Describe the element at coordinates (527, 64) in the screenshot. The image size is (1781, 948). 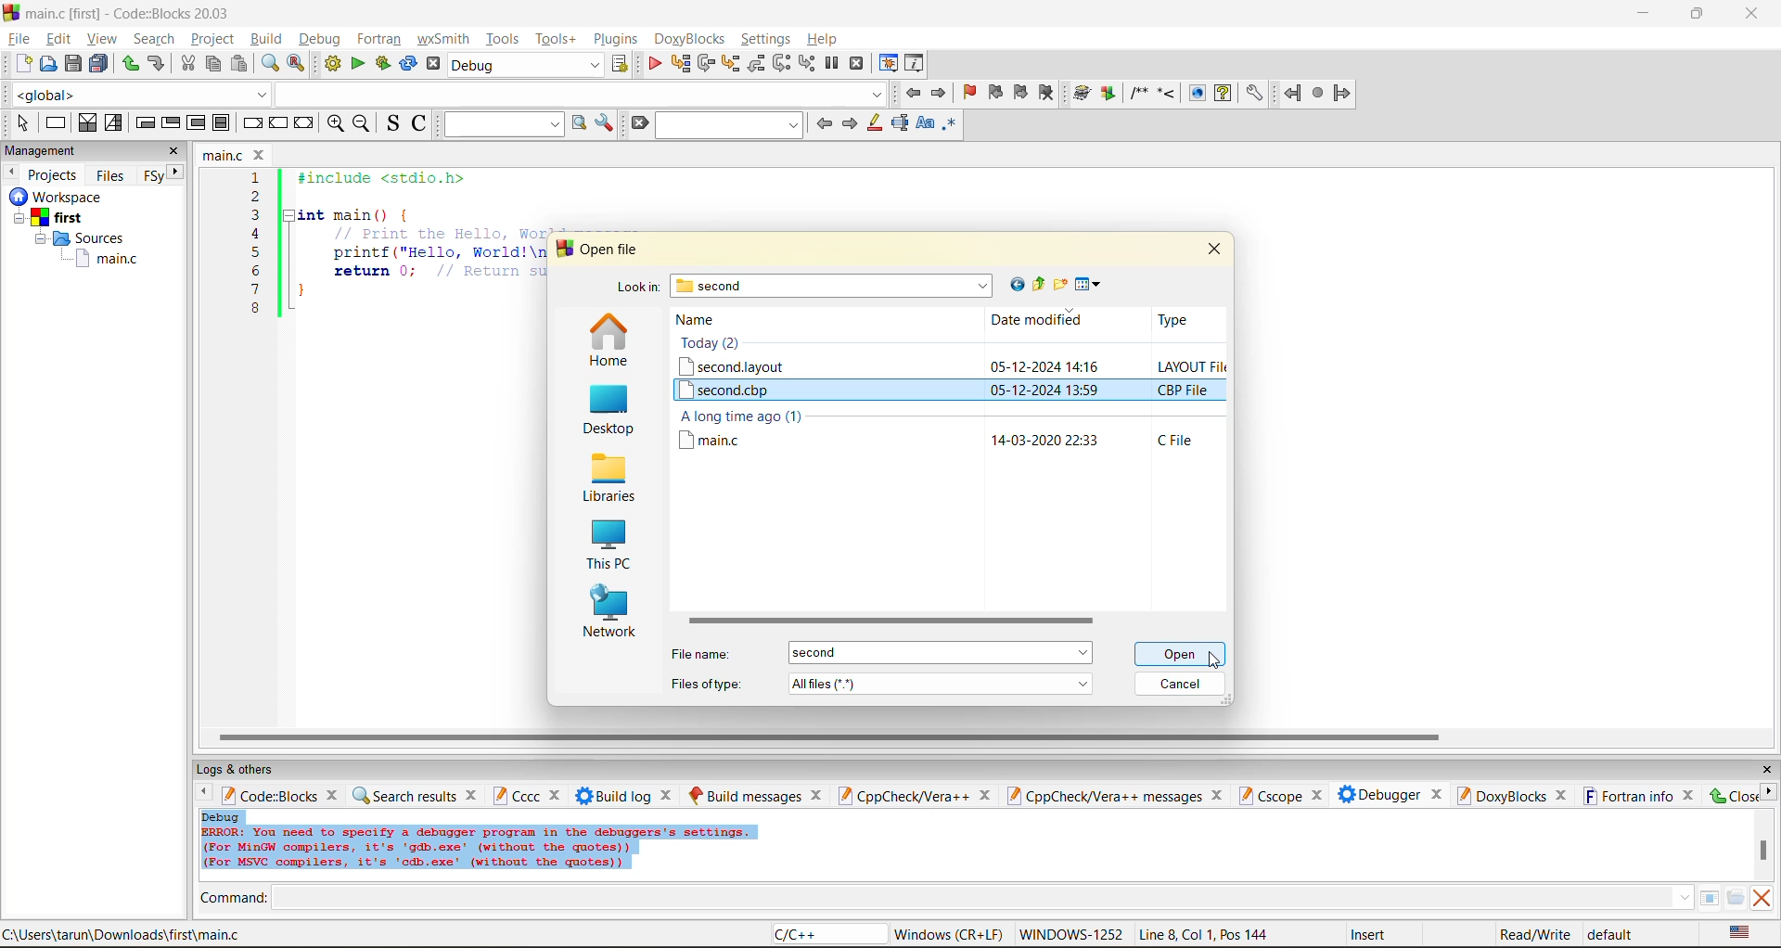
I see `build target` at that location.